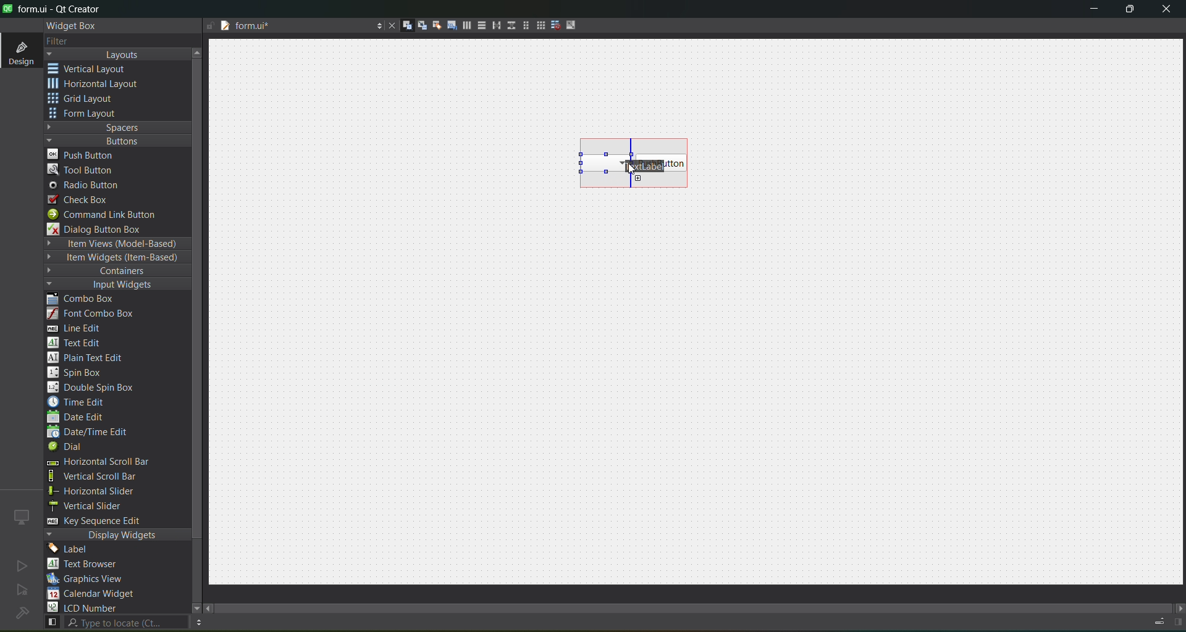  Describe the element at coordinates (510, 28) in the screenshot. I see `vertical splitter` at that location.